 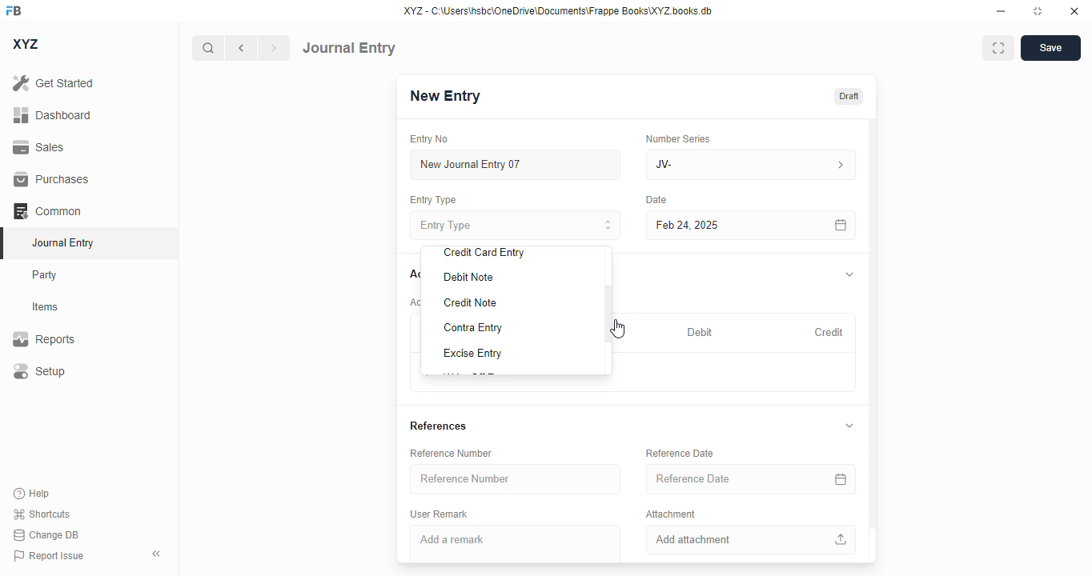 What do you see at coordinates (42, 514) in the screenshot?
I see `shortcuts` at bounding box center [42, 514].